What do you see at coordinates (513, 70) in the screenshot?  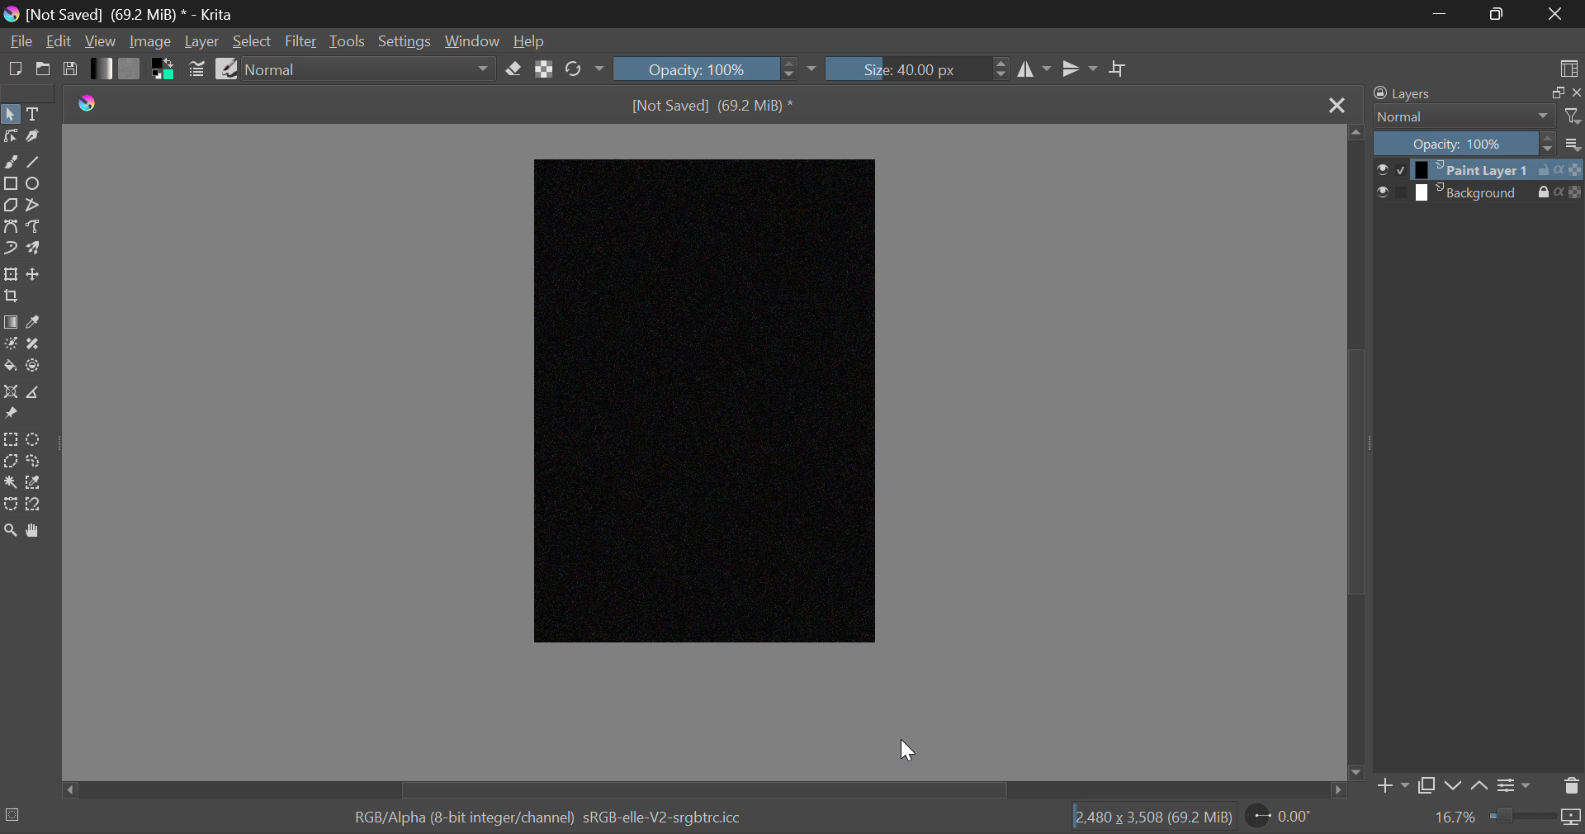 I see `Eraser` at bounding box center [513, 70].